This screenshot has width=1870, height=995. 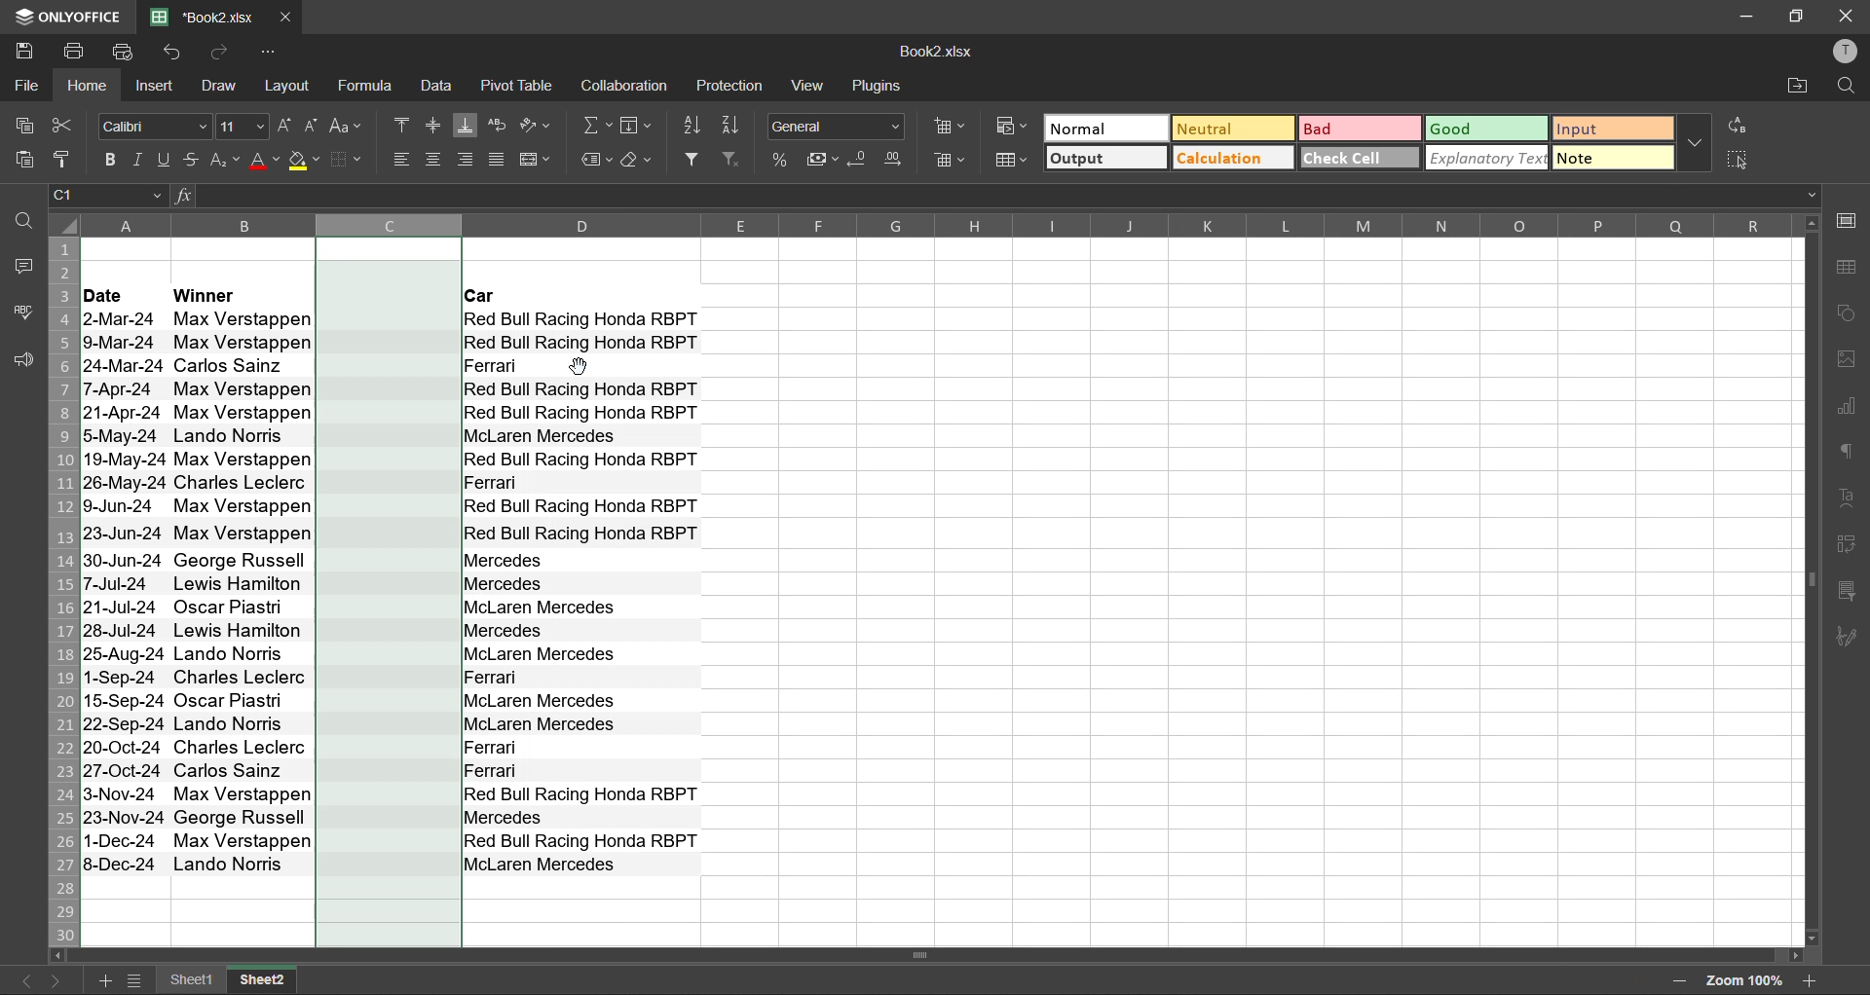 What do you see at coordinates (465, 123) in the screenshot?
I see `align bottom` at bounding box center [465, 123].